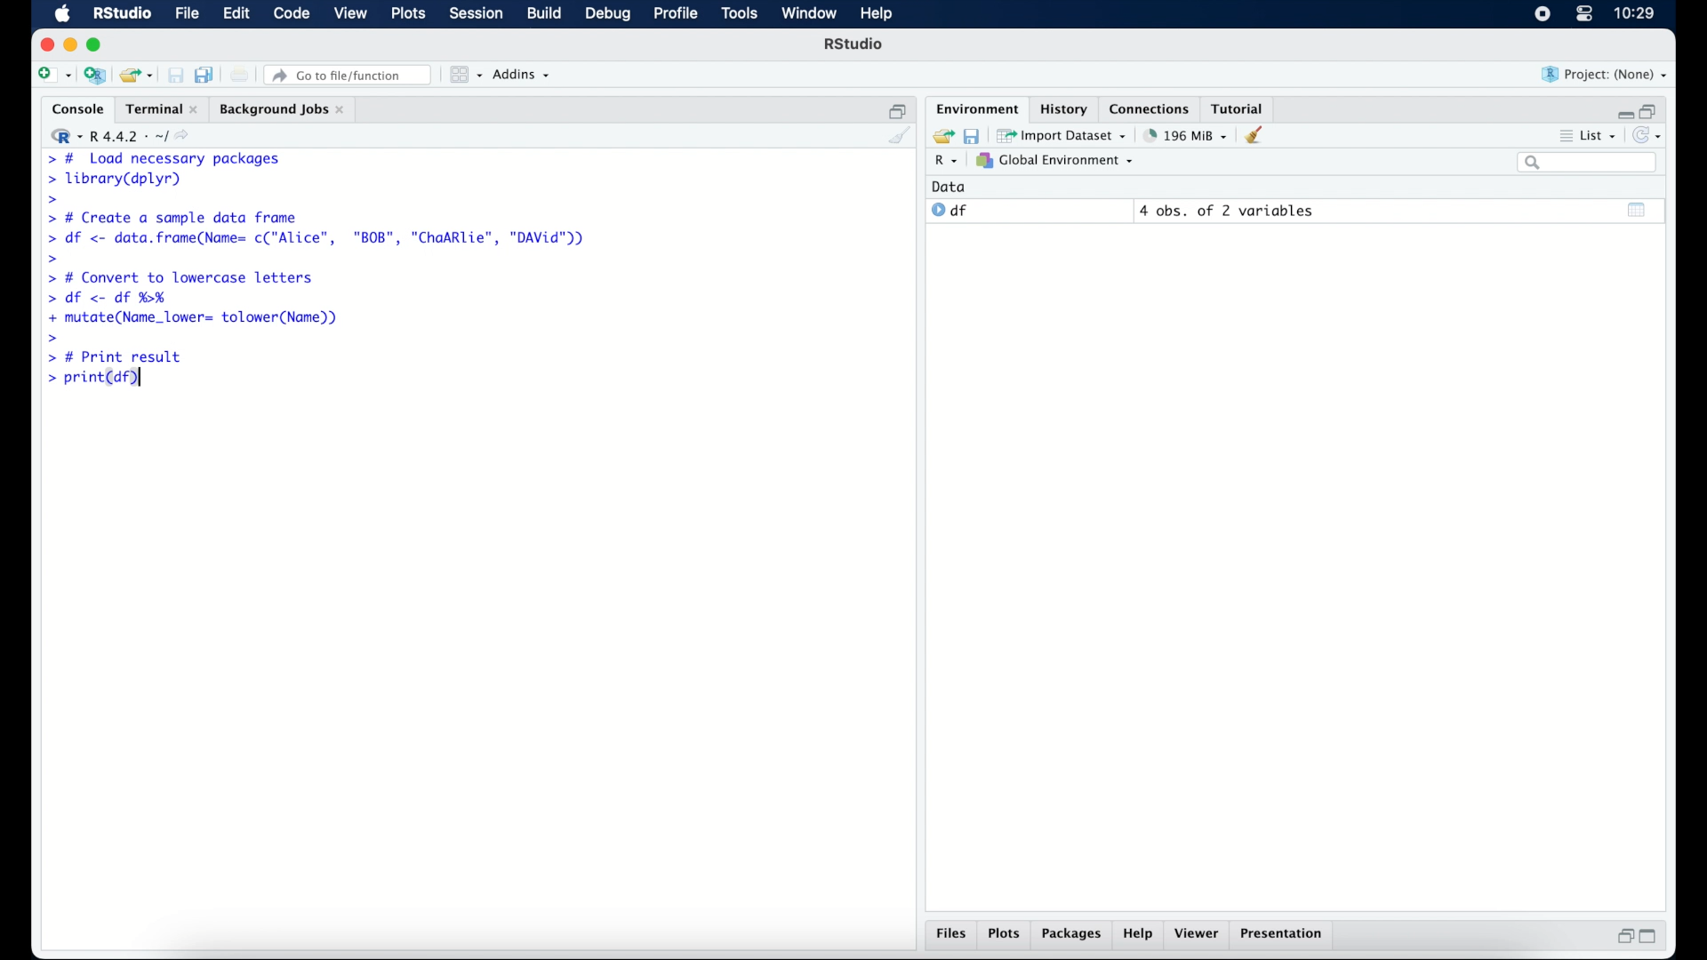 The width and height of the screenshot is (1707, 960). What do you see at coordinates (951, 936) in the screenshot?
I see `files` at bounding box center [951, 936].